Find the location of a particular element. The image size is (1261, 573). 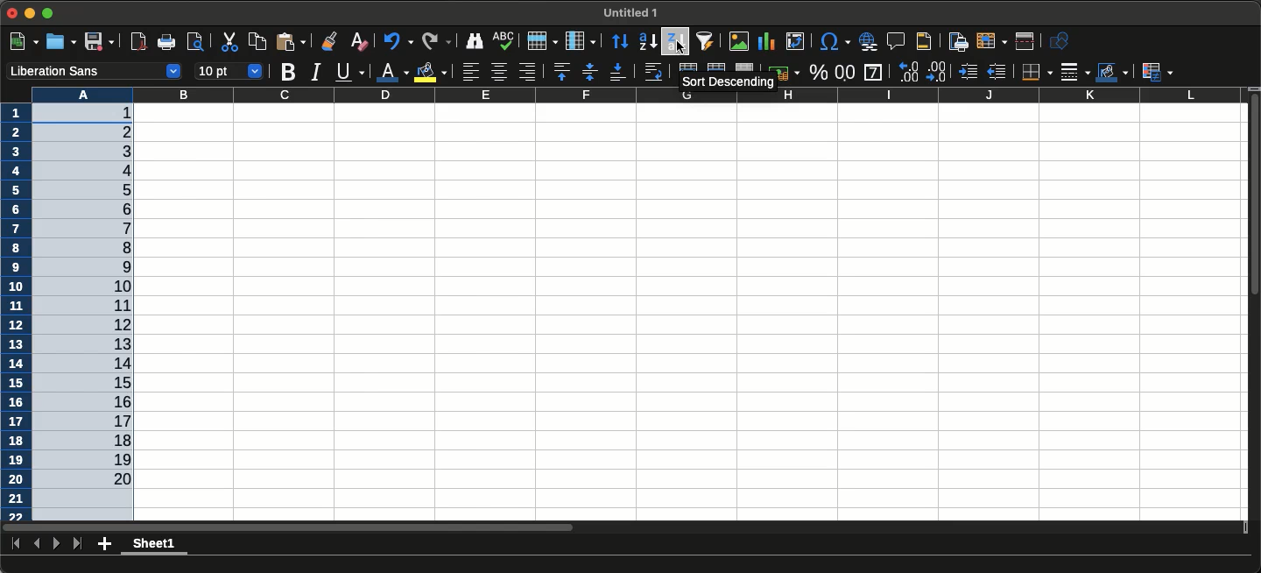

Underline is located at coordinates (349, 71).